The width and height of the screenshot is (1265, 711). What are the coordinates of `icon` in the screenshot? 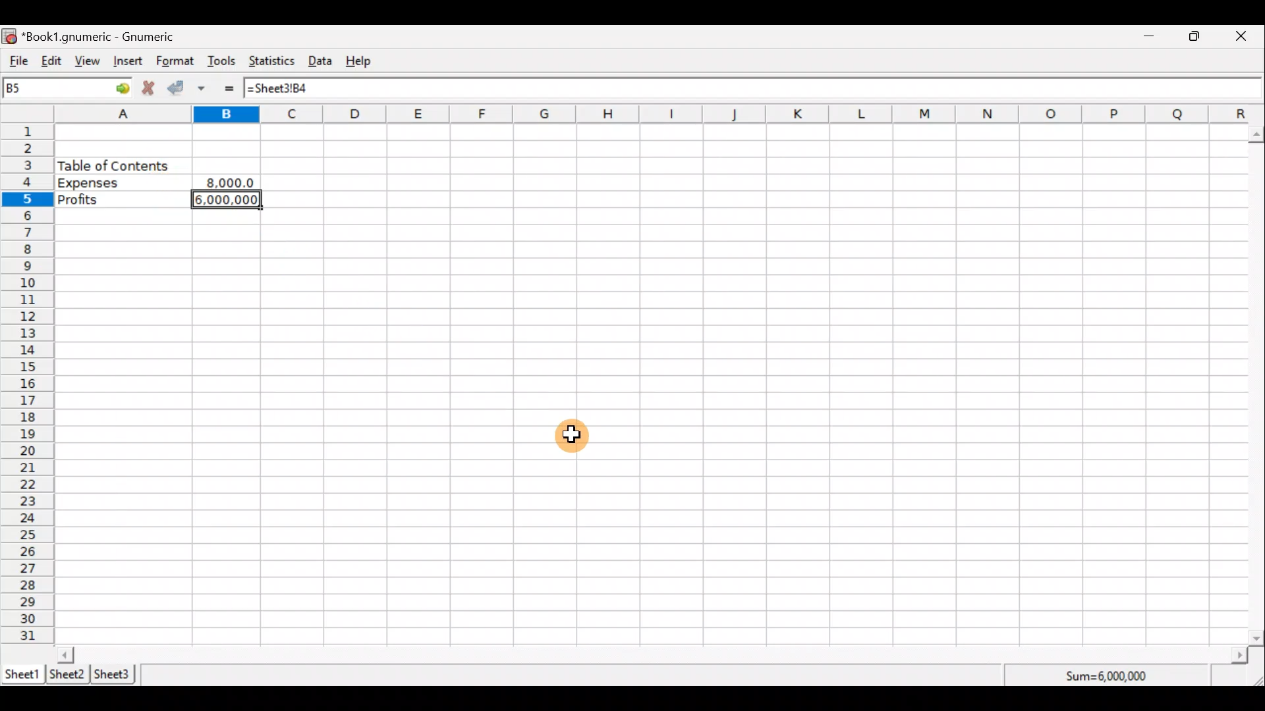 It's located at (11, 37).